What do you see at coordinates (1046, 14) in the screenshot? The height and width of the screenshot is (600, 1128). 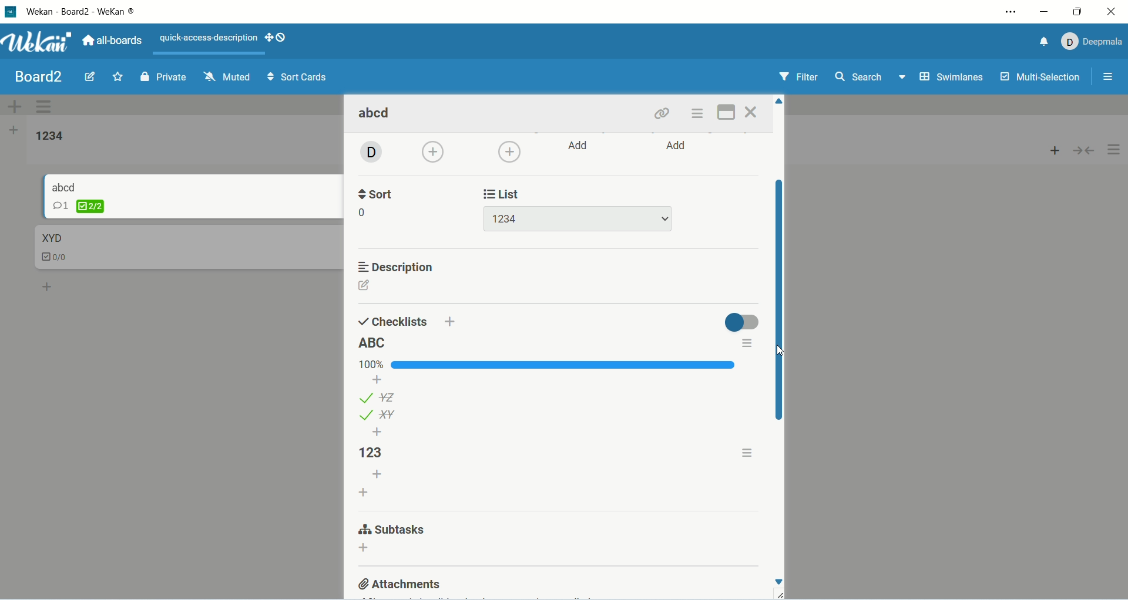 I see `minimize` at bounding box center [1046, 14].